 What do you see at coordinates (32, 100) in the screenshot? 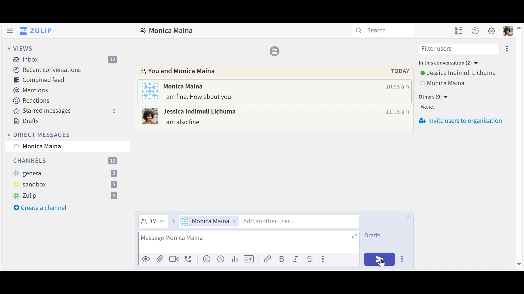
I see `Reactions` at bounding box center [32, 100].